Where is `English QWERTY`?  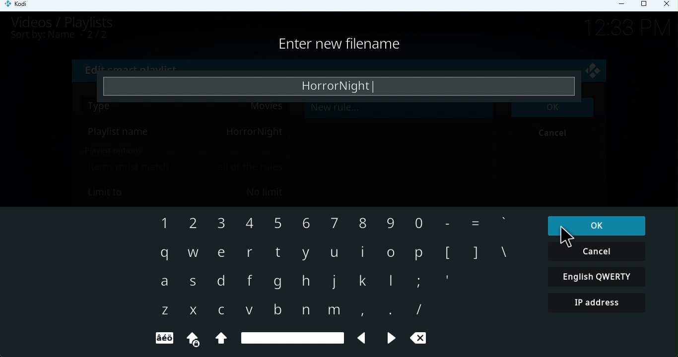
English QWERTY is located at coordinates (598, 276).